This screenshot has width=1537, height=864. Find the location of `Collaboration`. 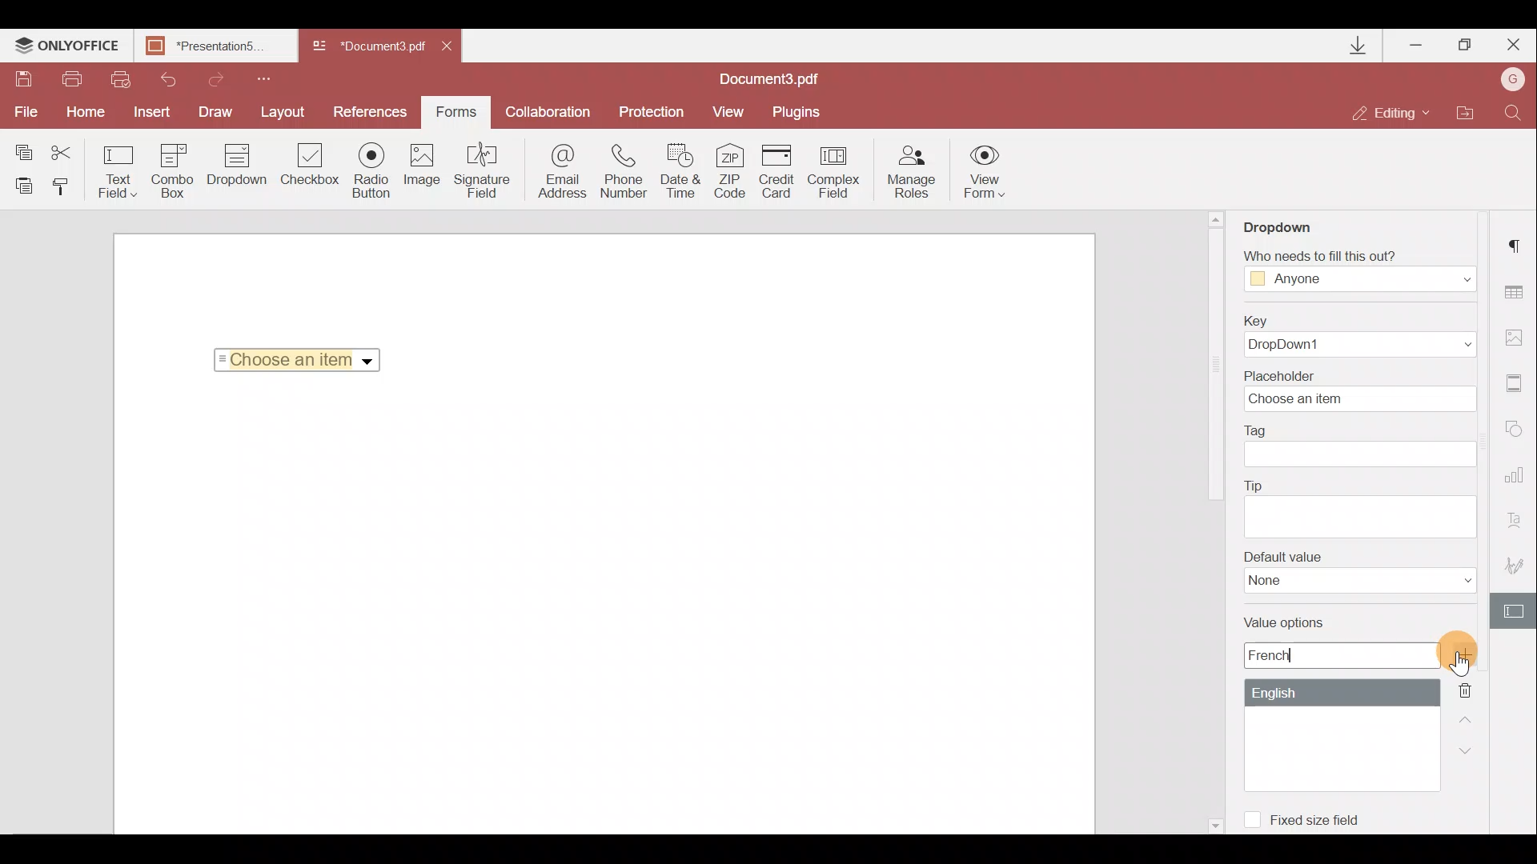

Collaboration is located at coordinates (547, 112).